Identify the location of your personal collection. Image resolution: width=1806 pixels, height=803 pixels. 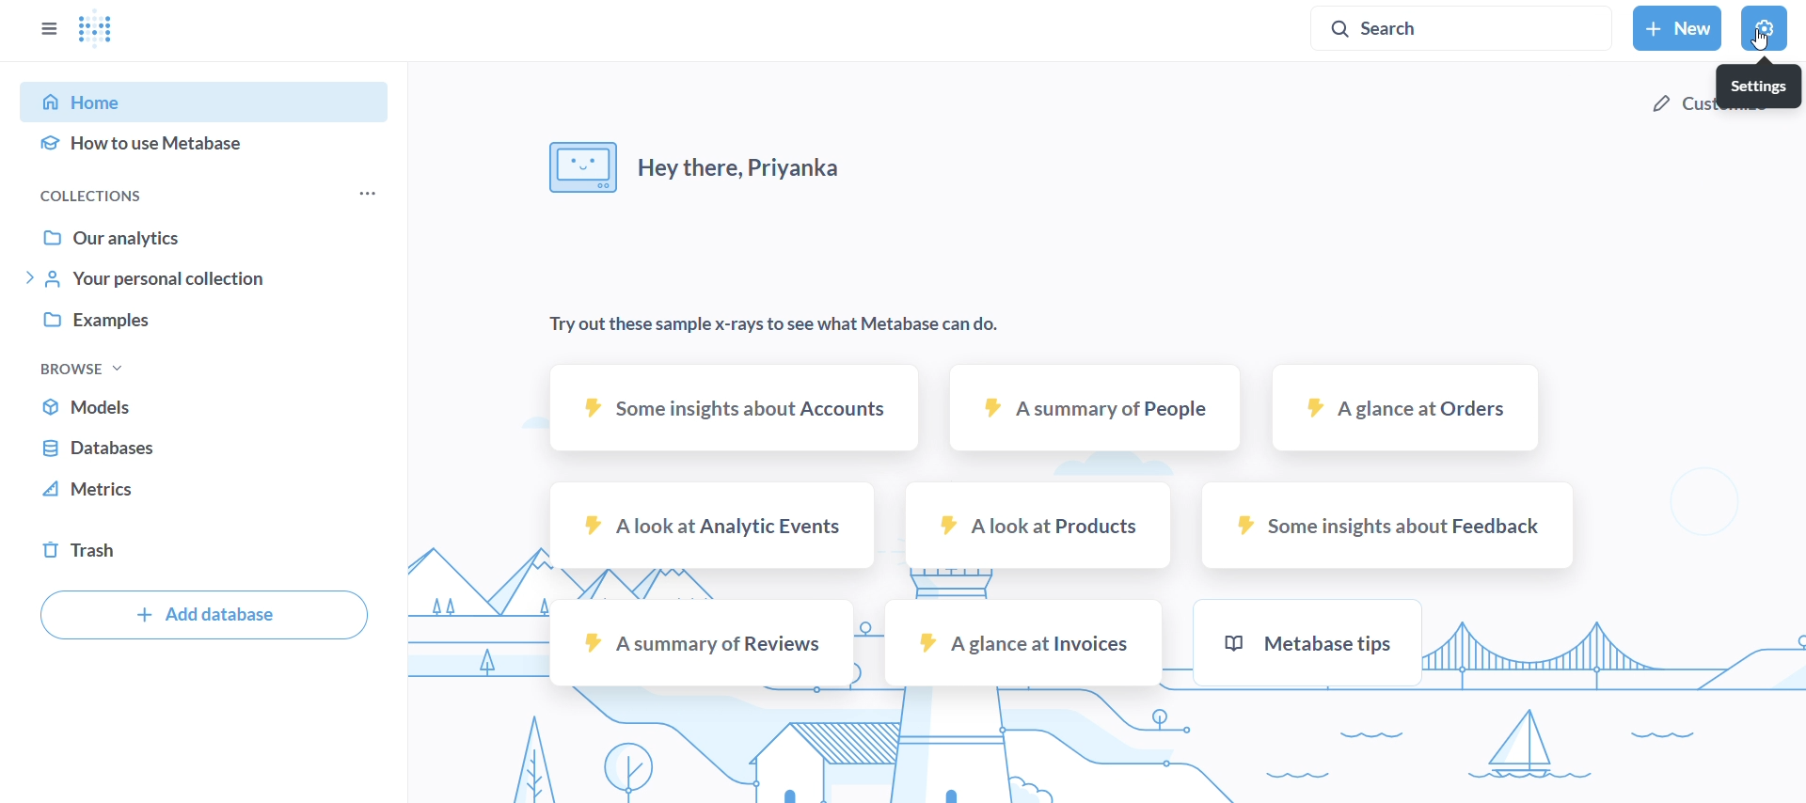
(206, 280).